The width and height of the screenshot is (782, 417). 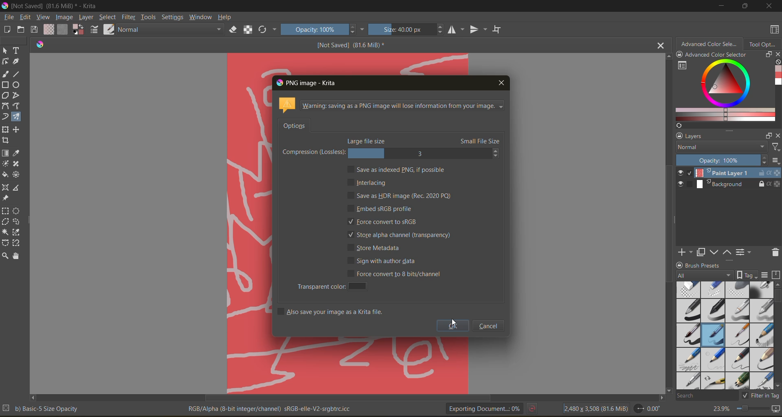 What do you see at coordinates (355, 46) in the screenshot?
I see `[Not Saved] (81.6 MiB) *` at bounding box center [355, 46].